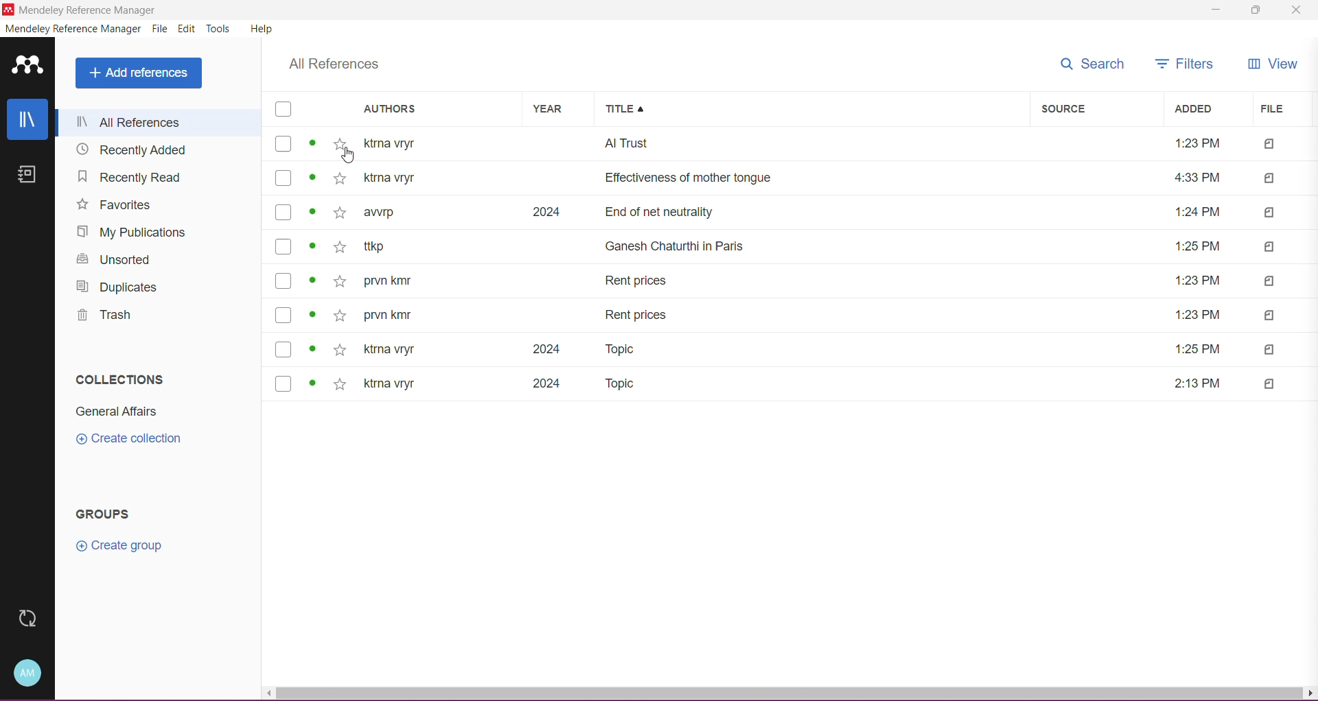  I want to click on Mendeley Reference Manager, so click(89, 10).